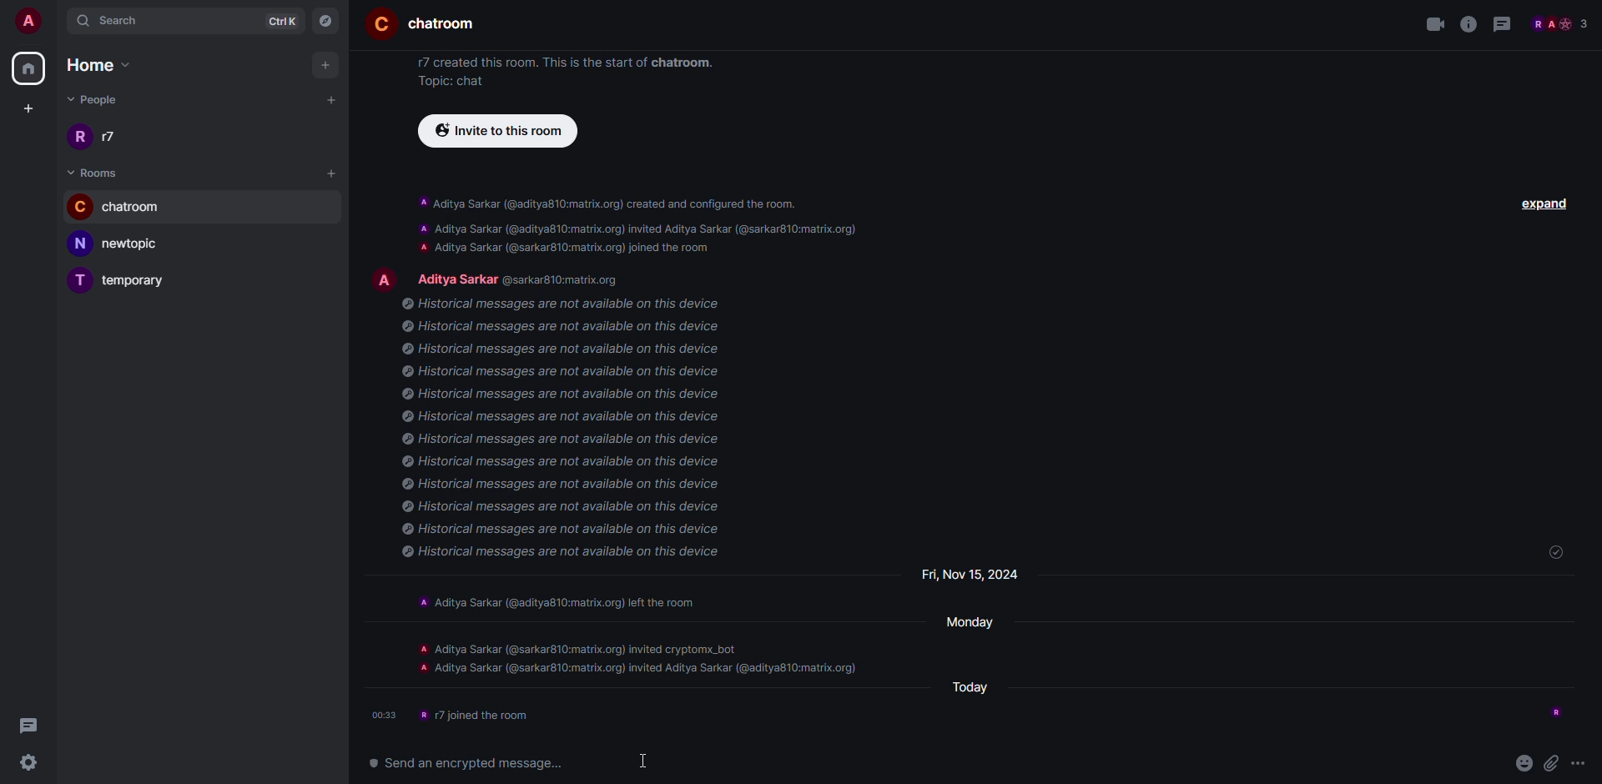  Describe the element at coordinates (100, 228) in the screenshot. I see `cursor` at that location.